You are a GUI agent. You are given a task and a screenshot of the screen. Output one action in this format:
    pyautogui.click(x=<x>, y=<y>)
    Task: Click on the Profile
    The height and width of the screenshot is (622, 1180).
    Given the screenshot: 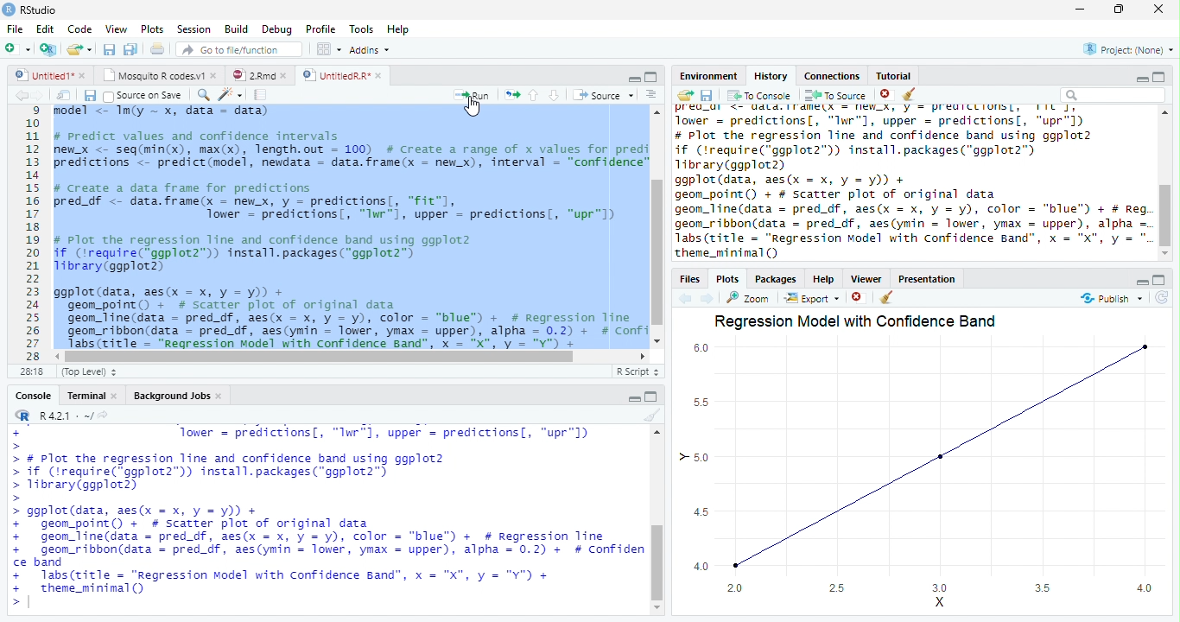 What is the action you would take?
    pyautogui.click(x=321, y=29)
    